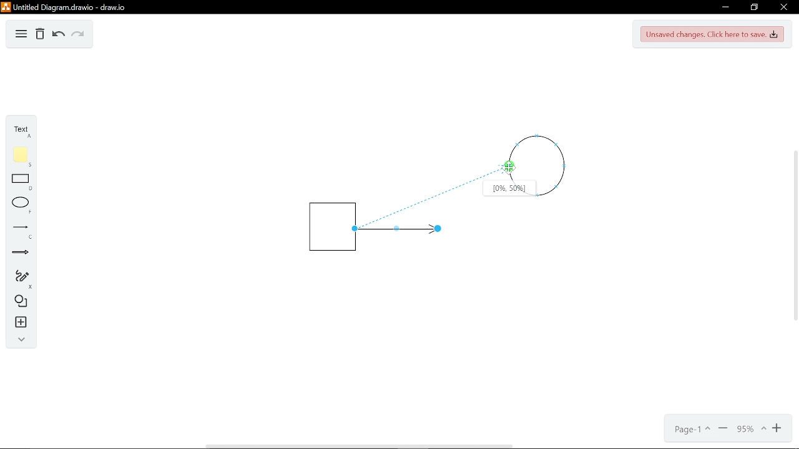 This screenshot has height=449, width=799. I want to click on Current zoom, so click(753, 428).